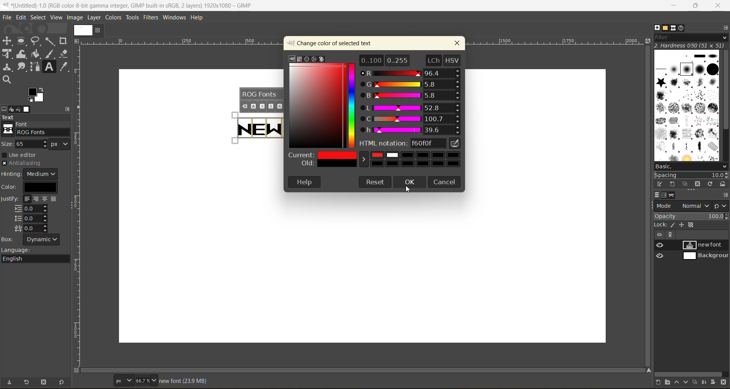  I want to click on cursor, so click(408, 191).